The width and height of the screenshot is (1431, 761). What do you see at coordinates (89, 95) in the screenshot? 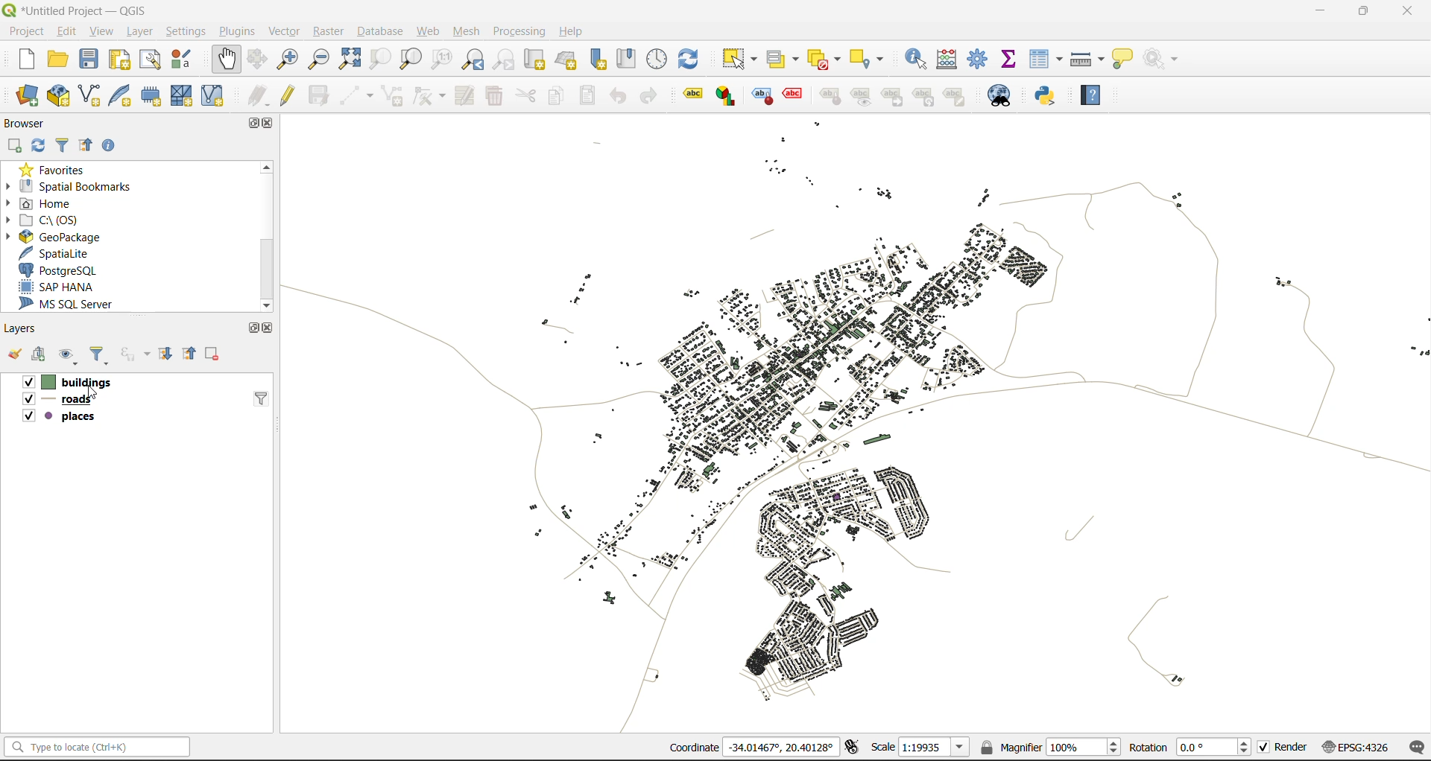
I see `new shapefile` at bounding box center [89, 95].